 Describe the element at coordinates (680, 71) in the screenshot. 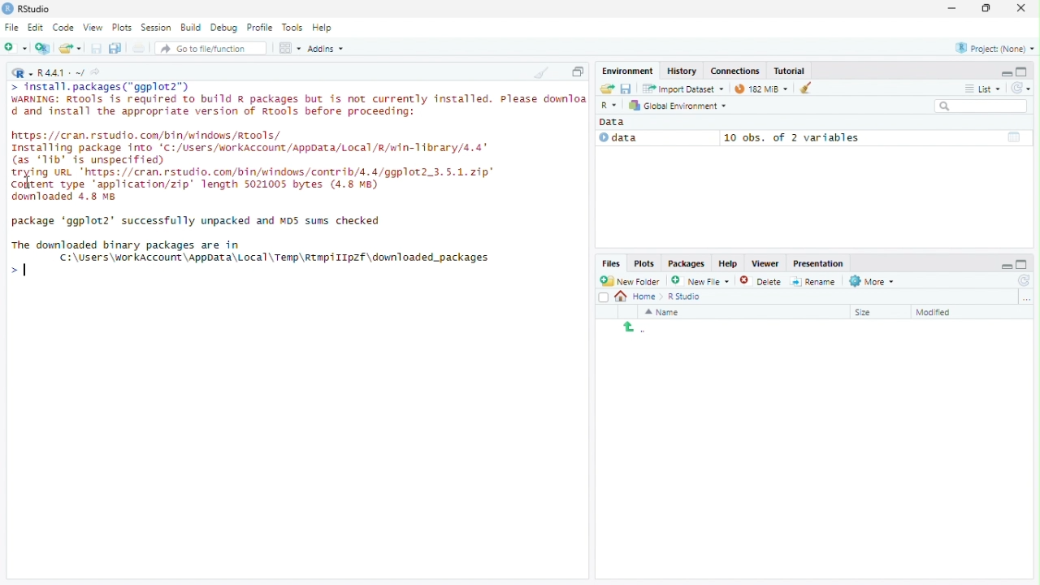

I see `History` at that location.